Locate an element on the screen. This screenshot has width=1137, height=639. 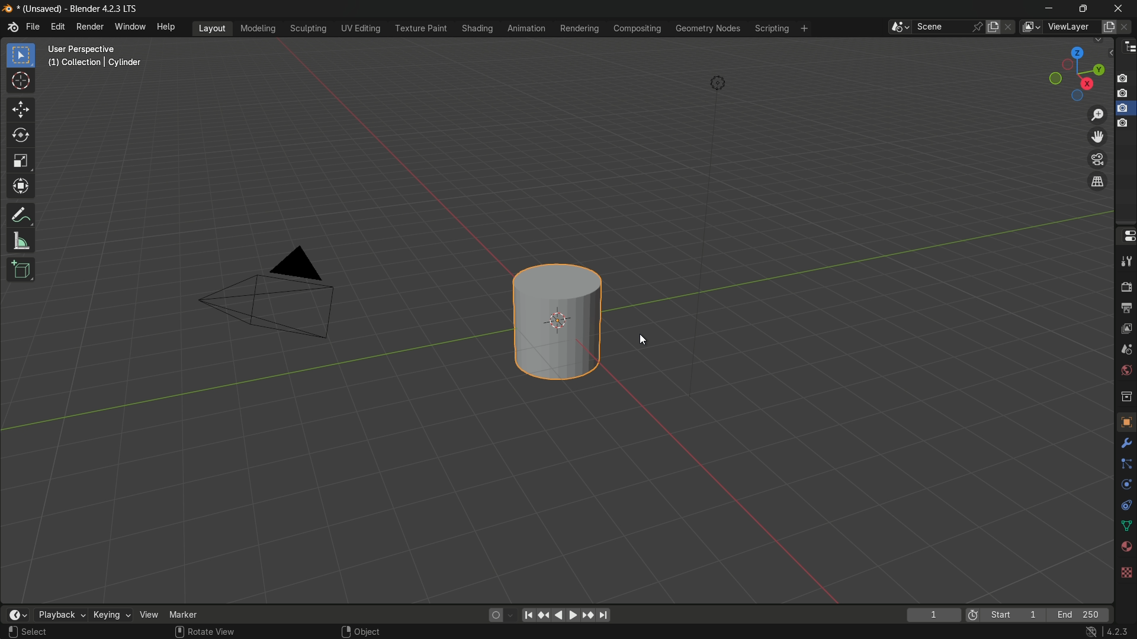
materials is located at coordinates (1124, 547).